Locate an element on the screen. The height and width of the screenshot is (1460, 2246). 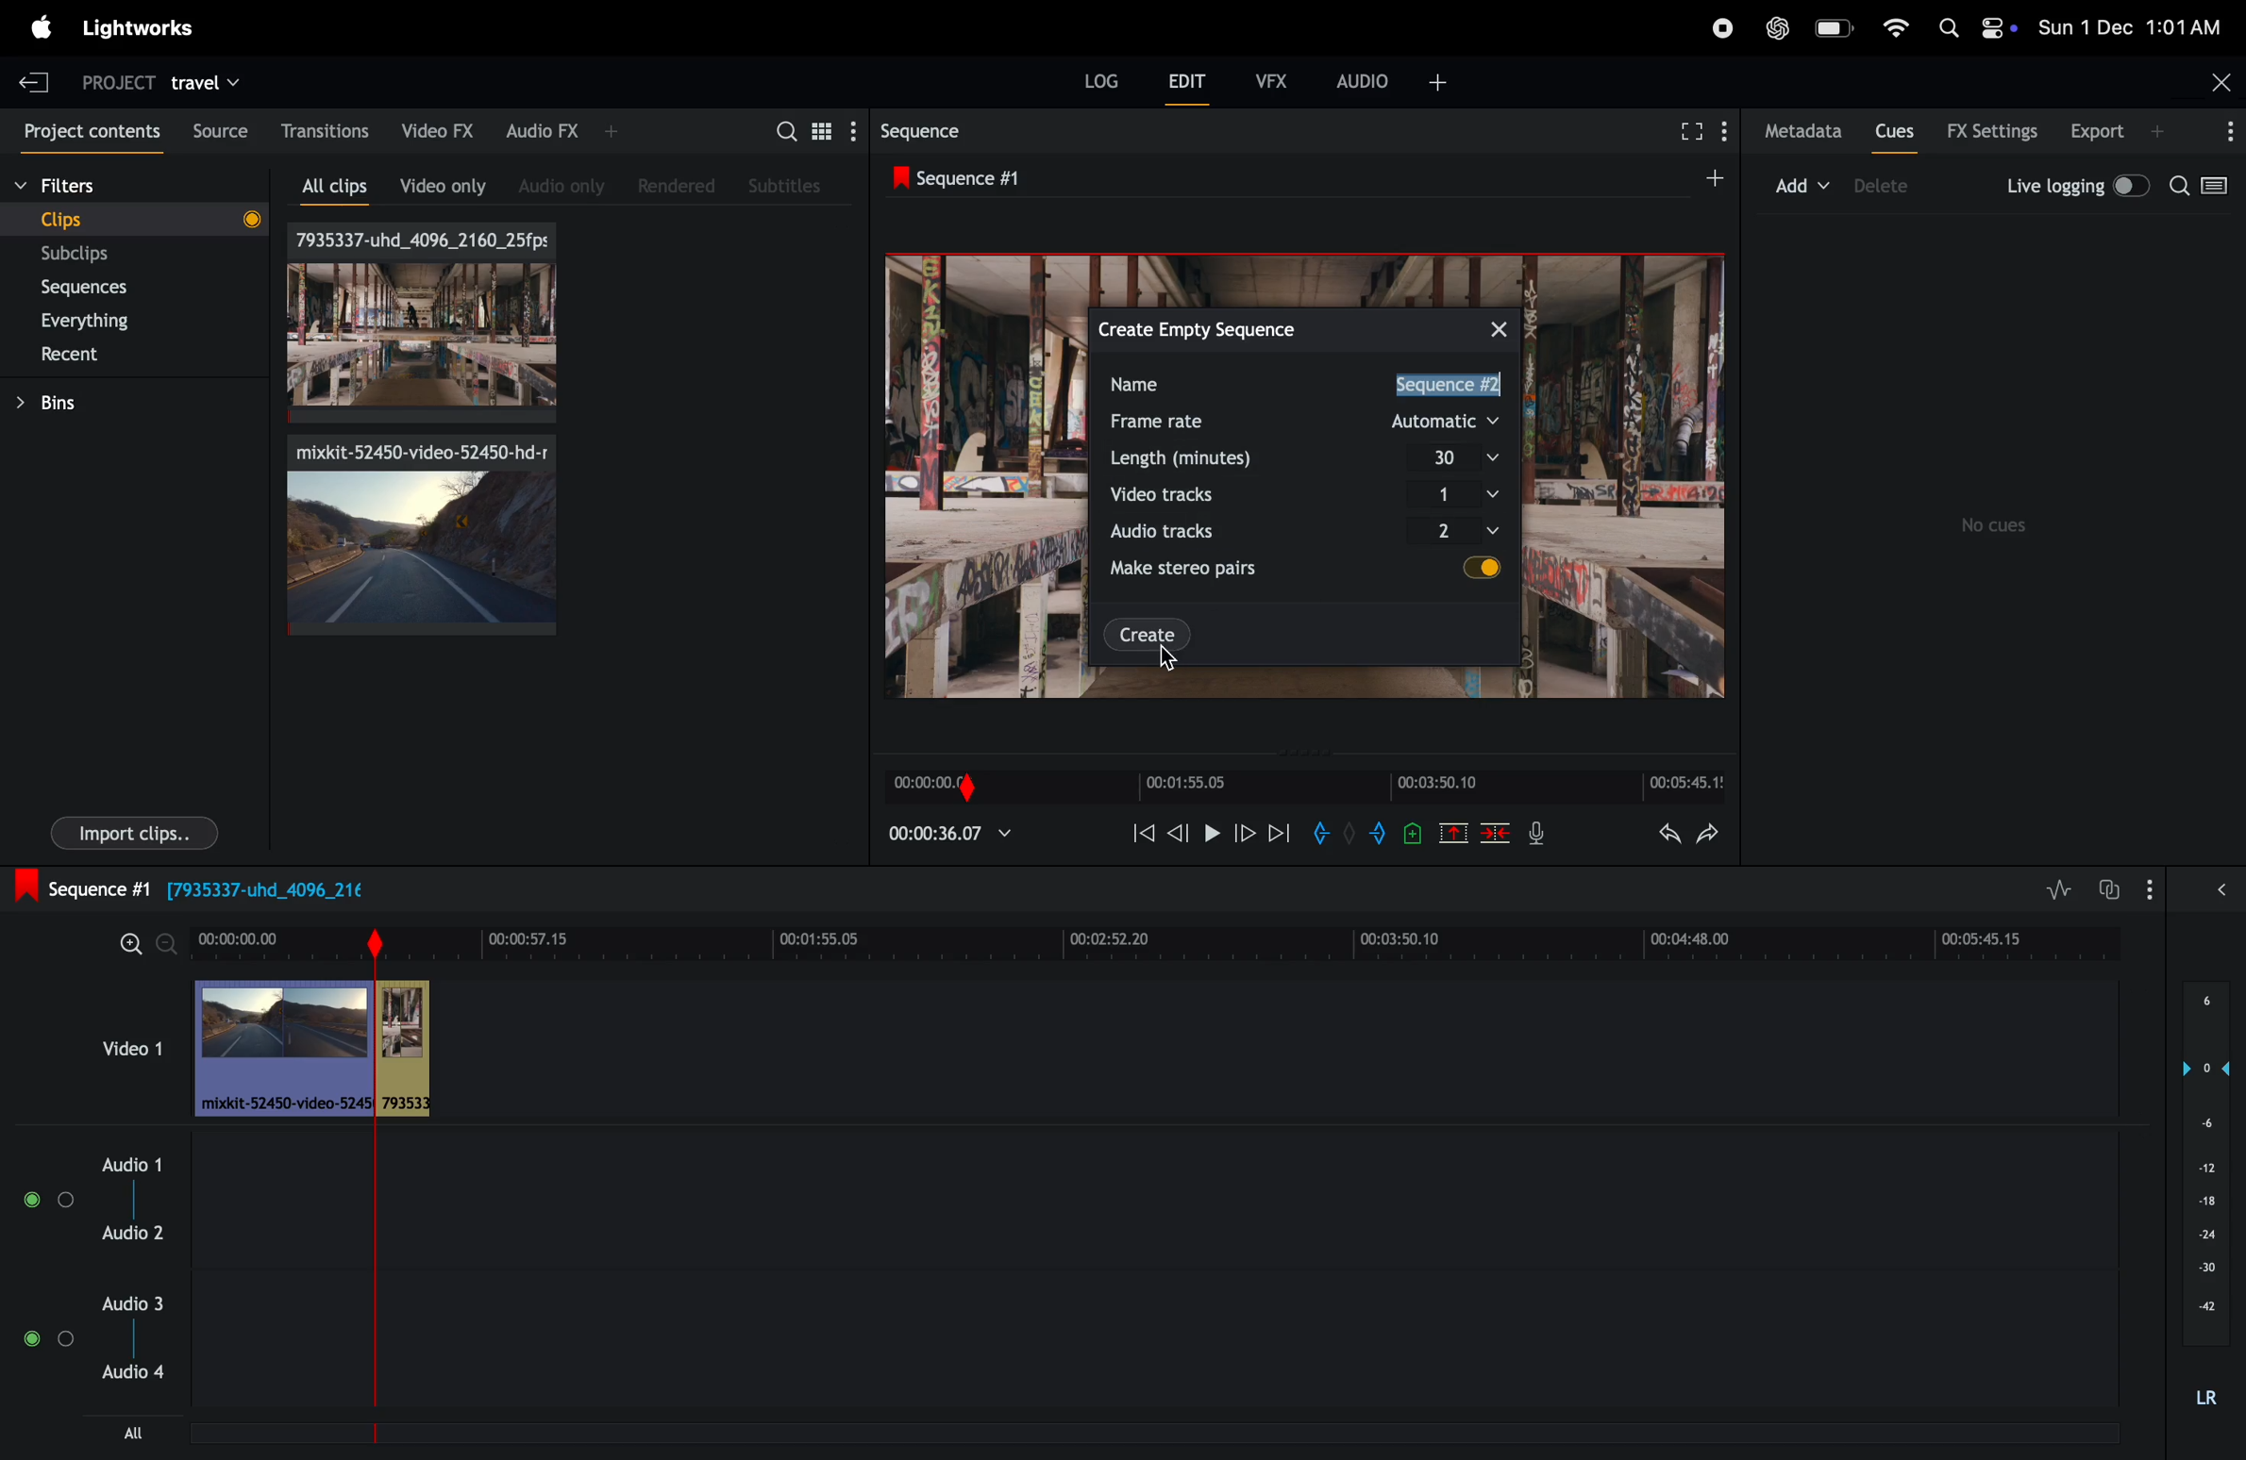
LOG is located at coordinates (1101, 81).